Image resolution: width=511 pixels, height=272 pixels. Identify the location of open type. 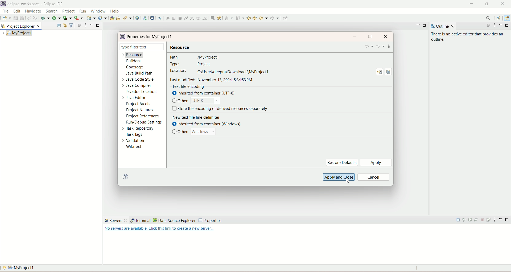
(111, 18).